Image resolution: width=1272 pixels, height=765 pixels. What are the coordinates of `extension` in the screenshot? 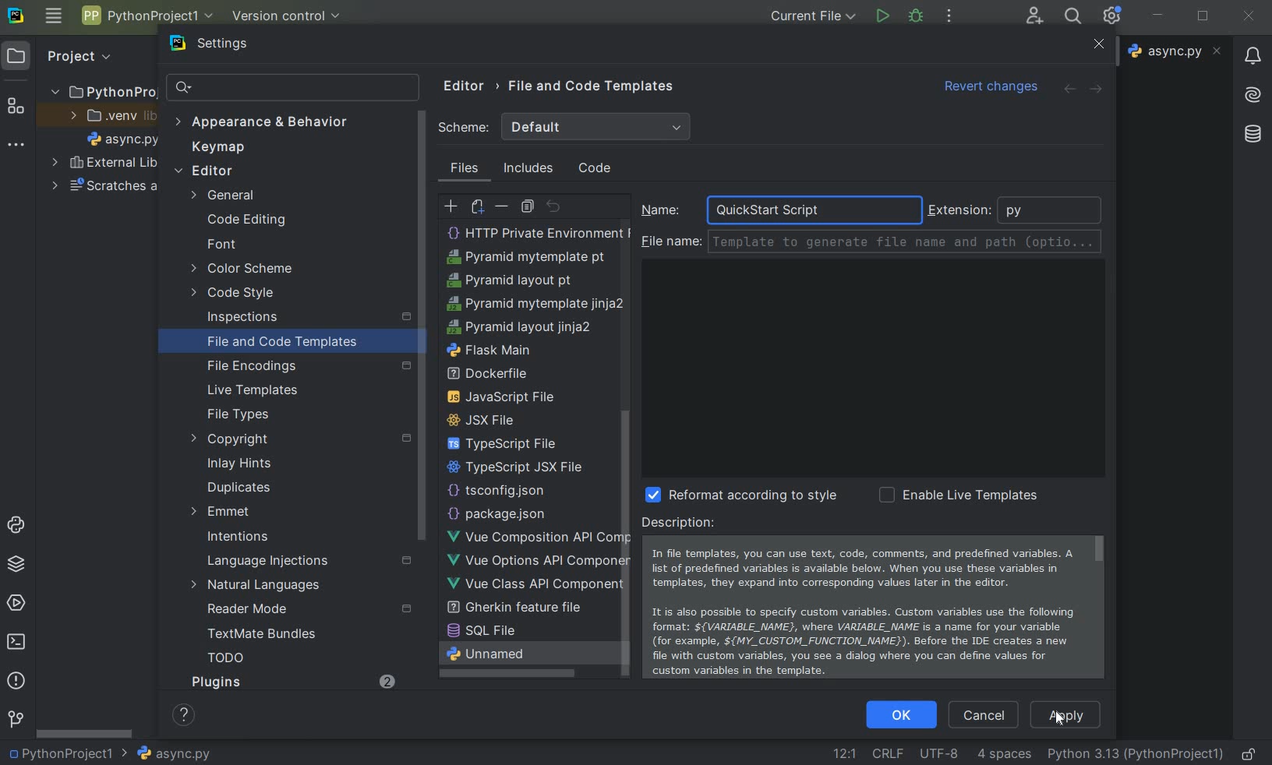 It's located at (950, 212).